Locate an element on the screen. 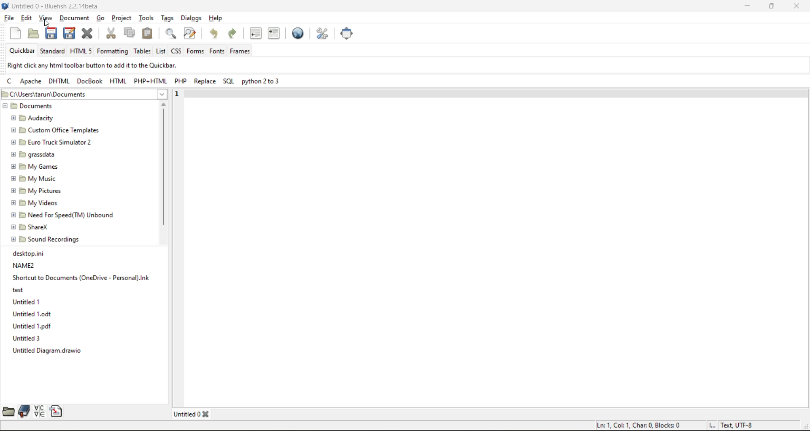  document is located at coordinates (76, 19).